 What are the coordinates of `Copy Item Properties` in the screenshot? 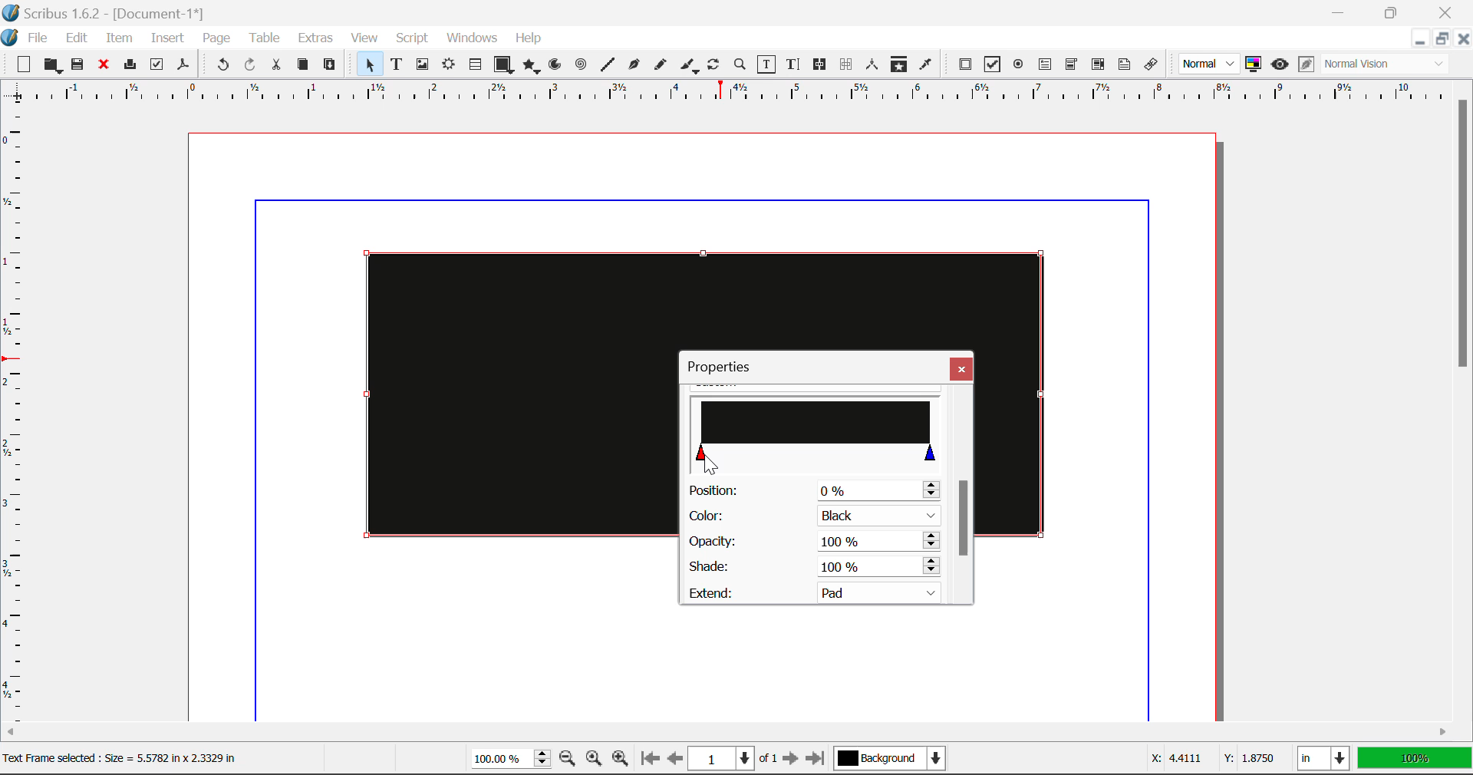 It's located at (898, 66).